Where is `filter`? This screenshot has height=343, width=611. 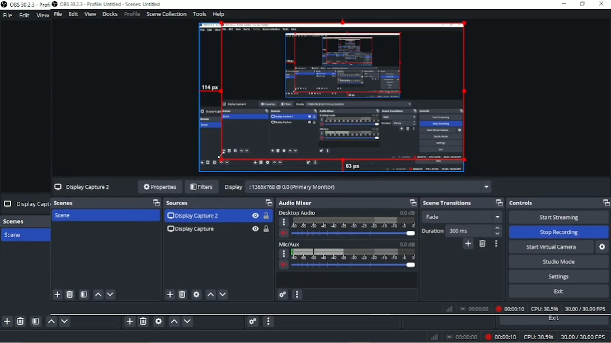 filter is located at coordinates (86, 296).